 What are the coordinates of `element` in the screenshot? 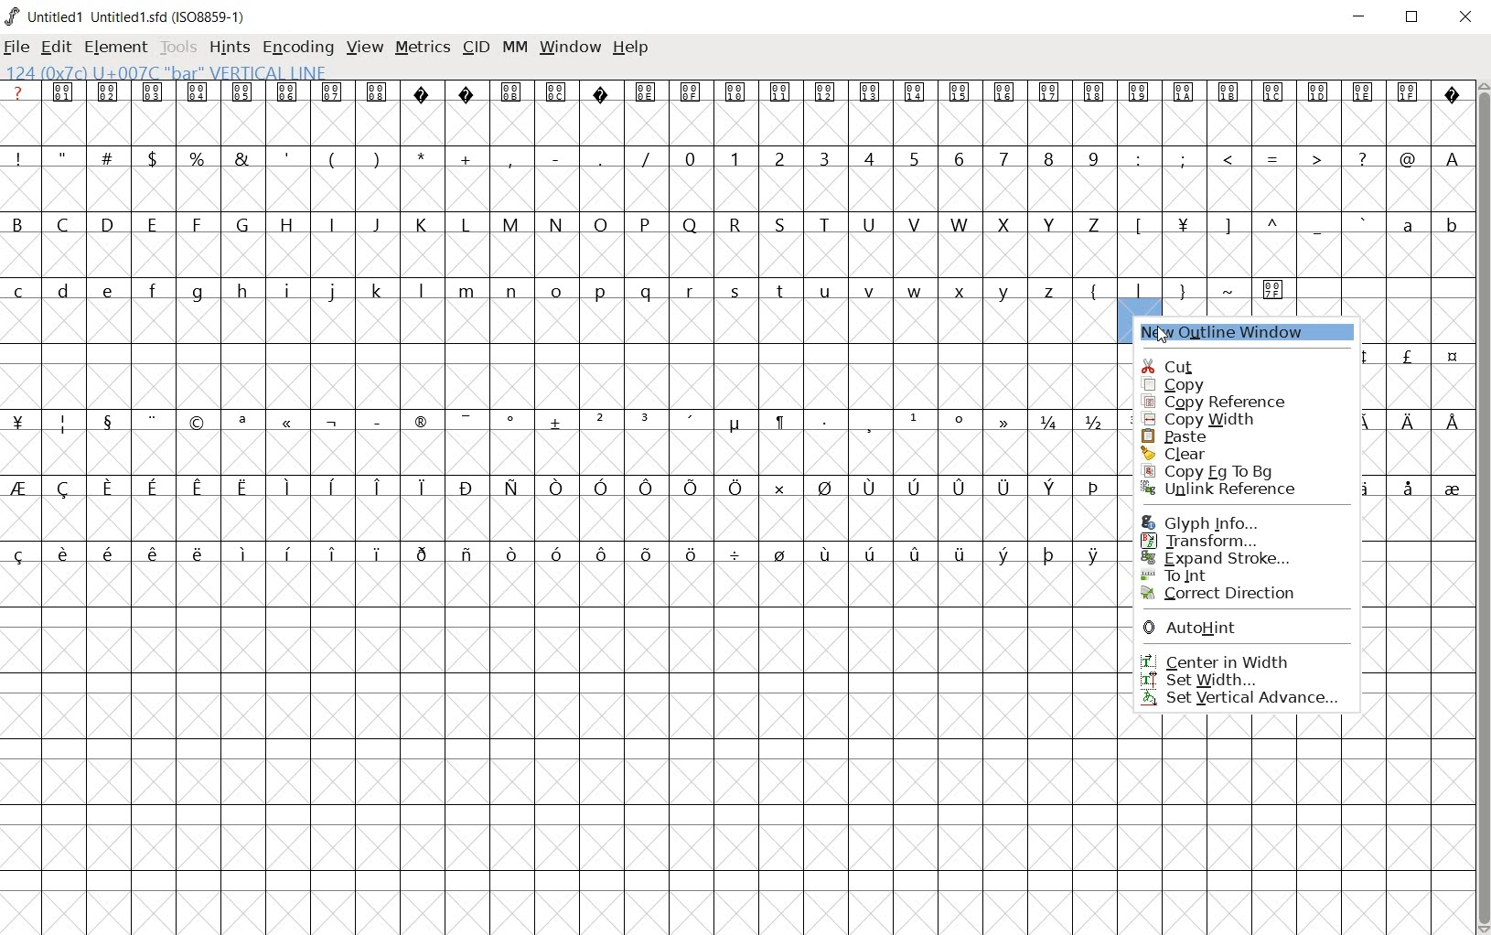 It's located at (115, 48).